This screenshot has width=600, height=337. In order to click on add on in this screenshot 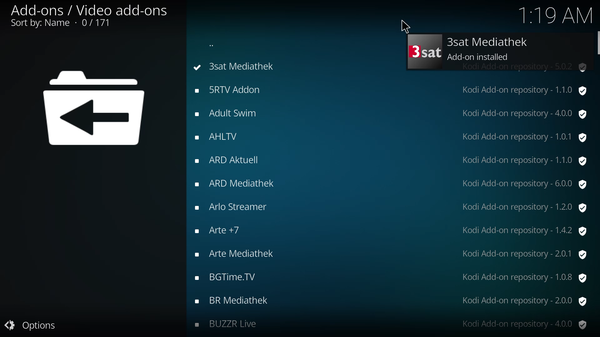, I will do `click(90, 10)`.